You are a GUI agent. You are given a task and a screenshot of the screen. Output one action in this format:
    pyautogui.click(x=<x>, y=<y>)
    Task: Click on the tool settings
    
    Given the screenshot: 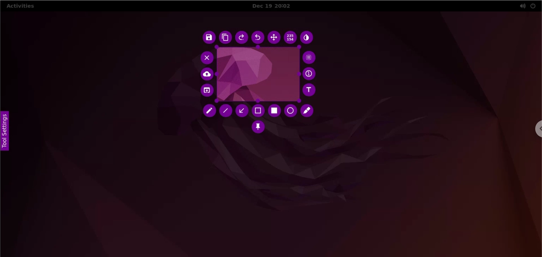 What is the action you would take?
    pyautogui.click(x=7, y=130)
    